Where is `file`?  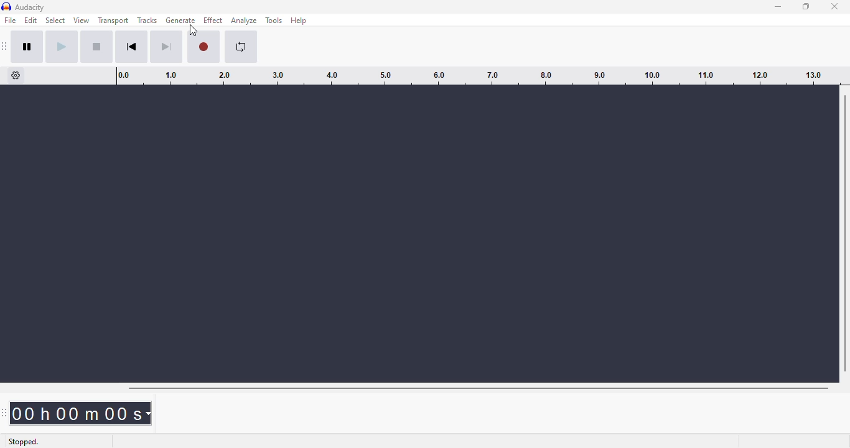 file is located at coordinates (10, 19).